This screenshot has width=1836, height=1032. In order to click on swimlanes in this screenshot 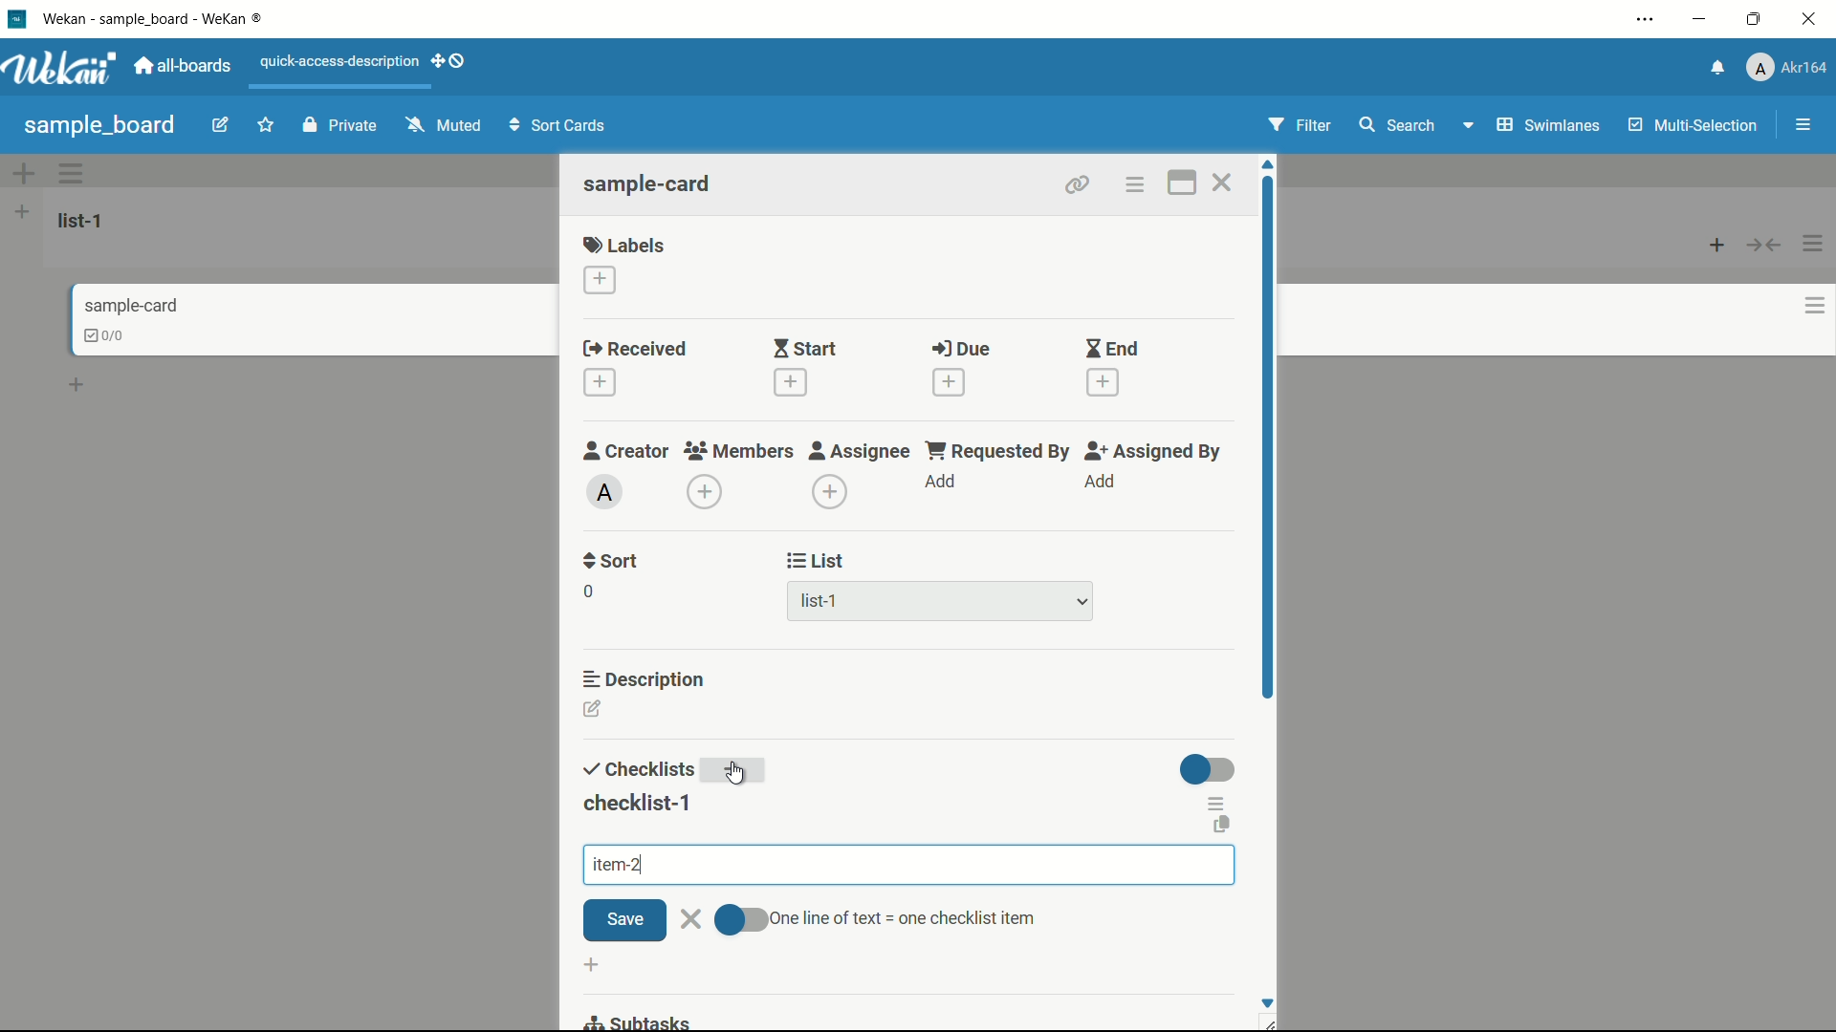, I will do `click(1546, 125)`.